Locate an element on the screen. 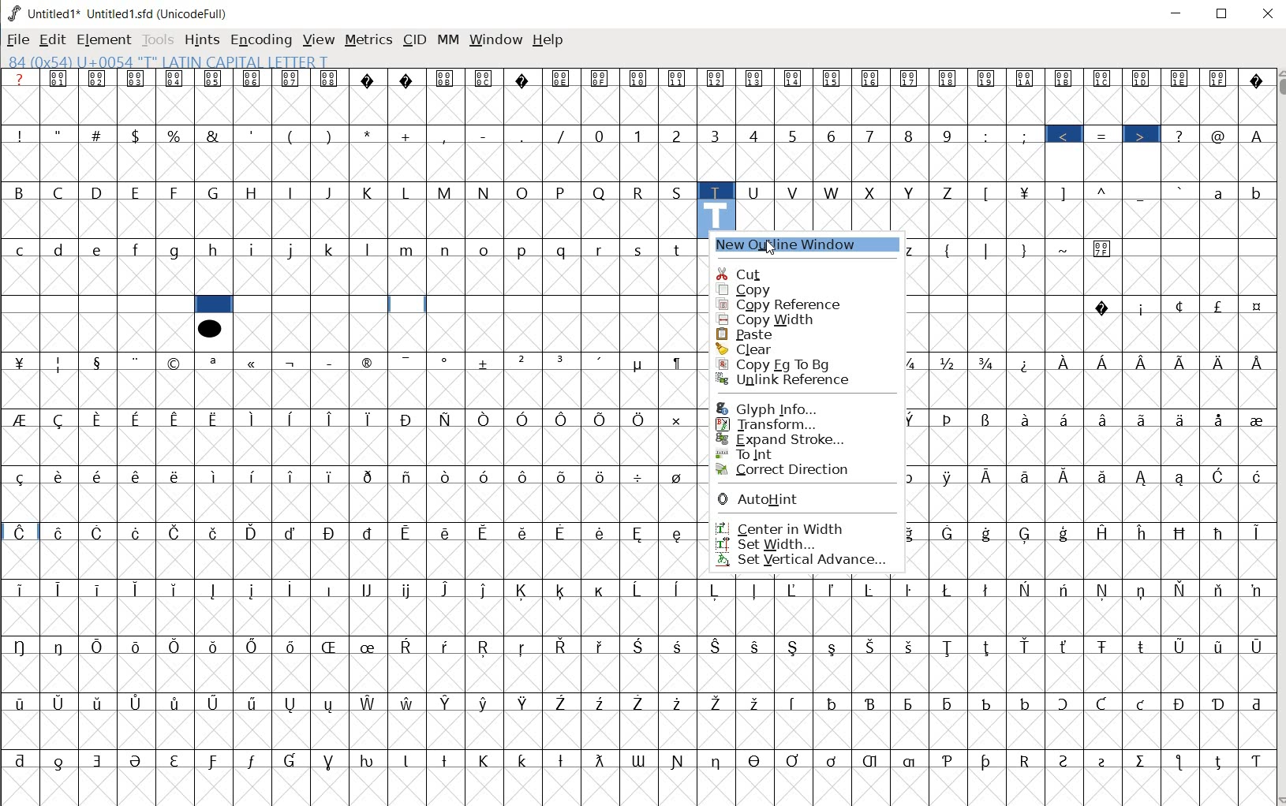  j is located at coordinates (293, 248).